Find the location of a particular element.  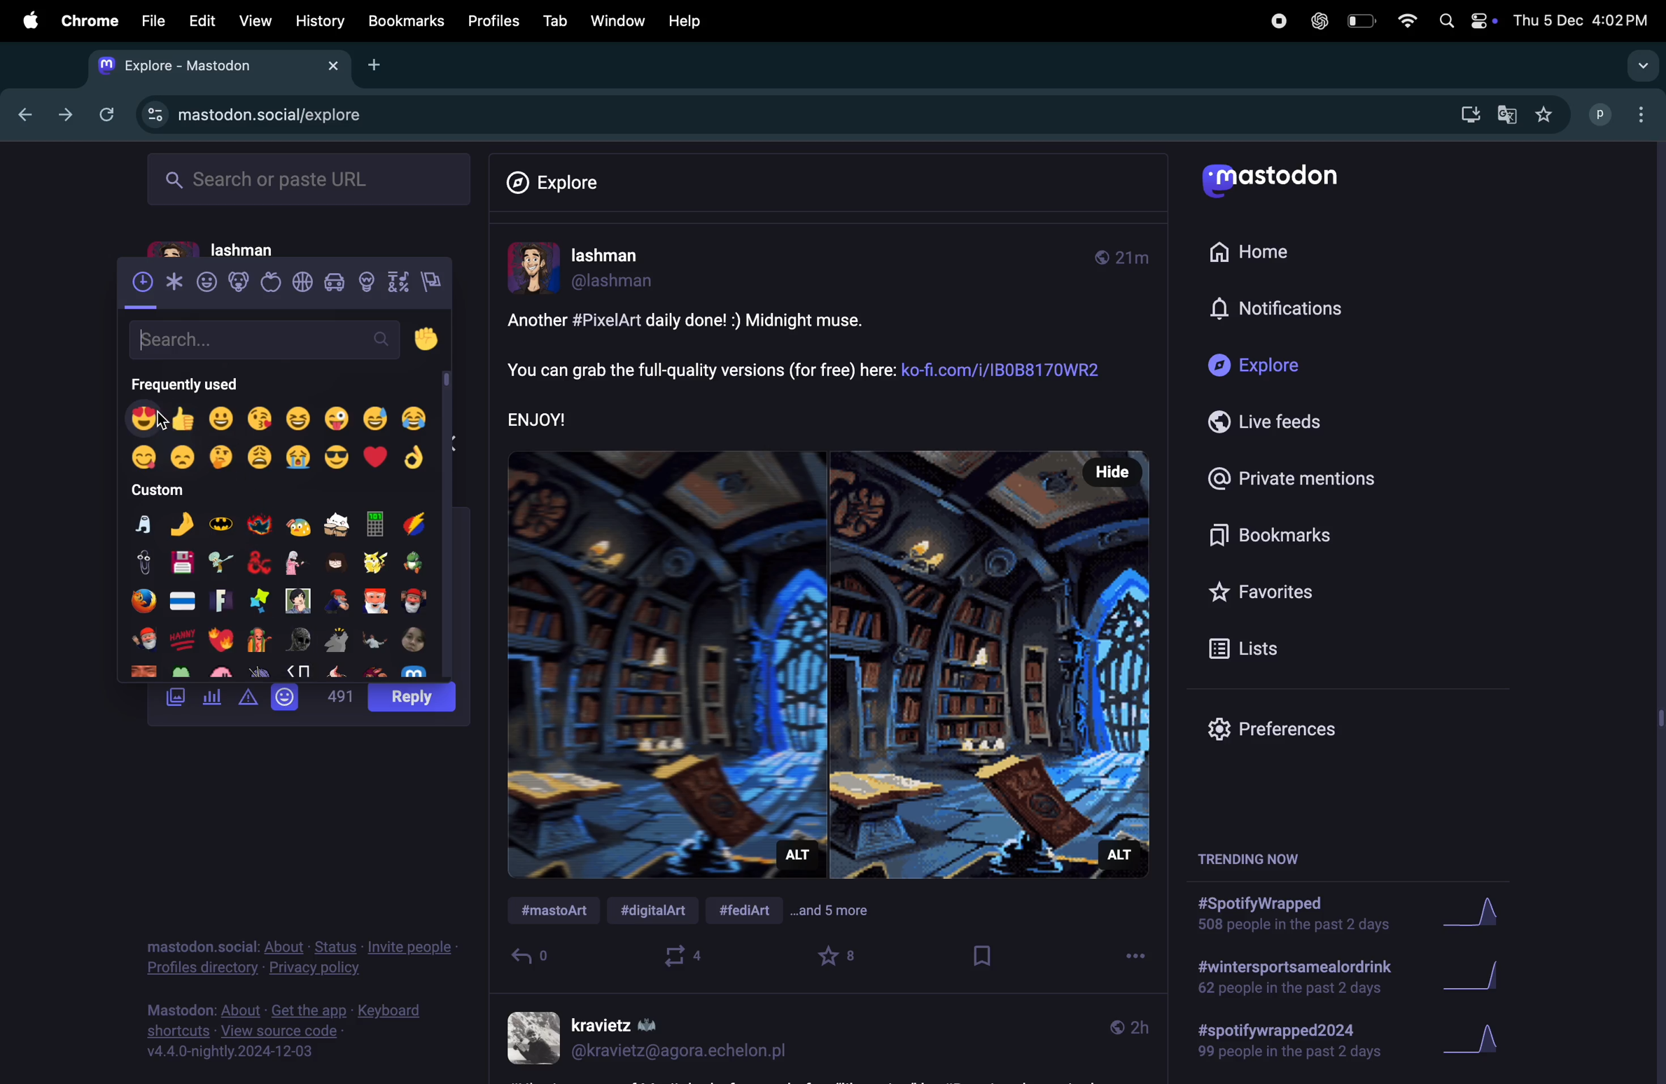

time is located at coordinates (1128, 258).